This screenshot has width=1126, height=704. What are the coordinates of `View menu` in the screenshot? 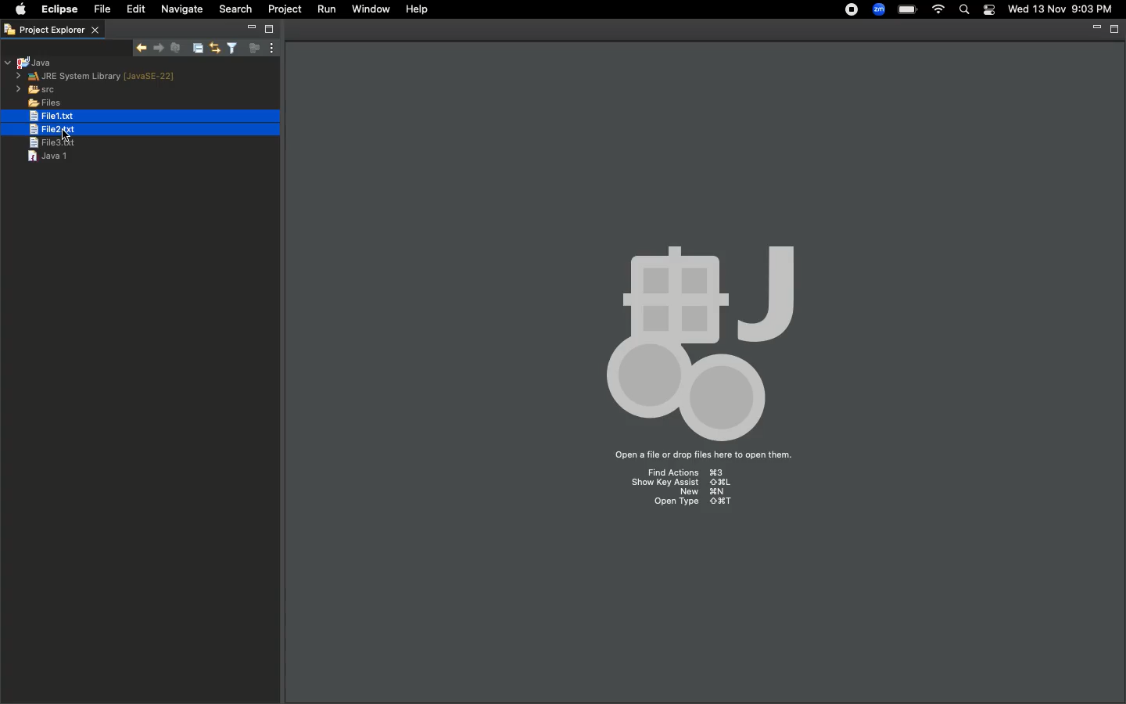 It's located at (270, 48).